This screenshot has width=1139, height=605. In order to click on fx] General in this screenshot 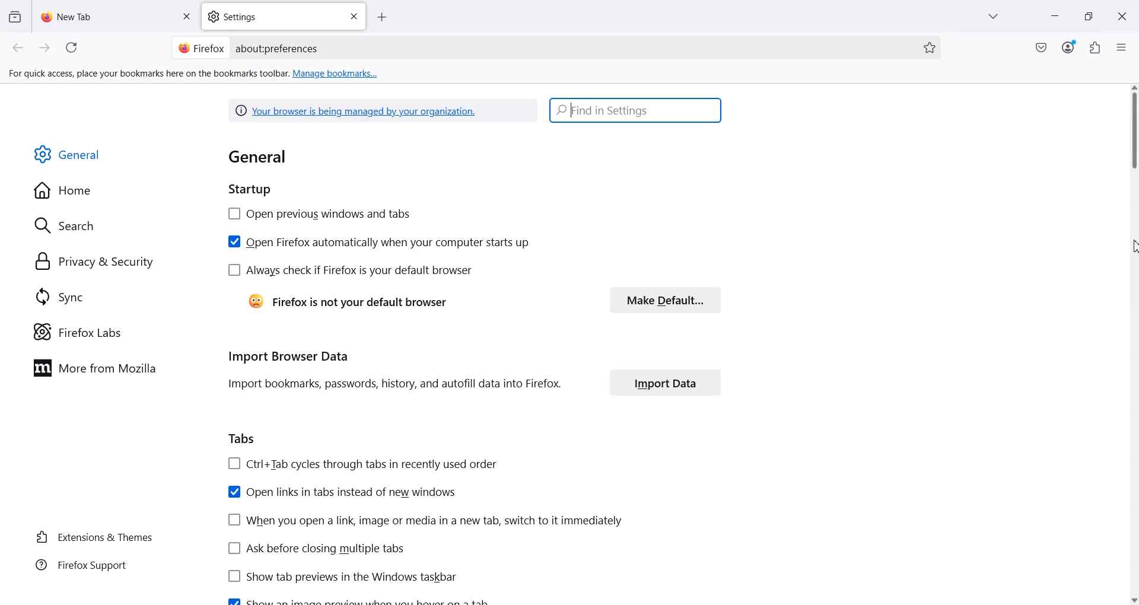, I will do `click(68, 155)`.